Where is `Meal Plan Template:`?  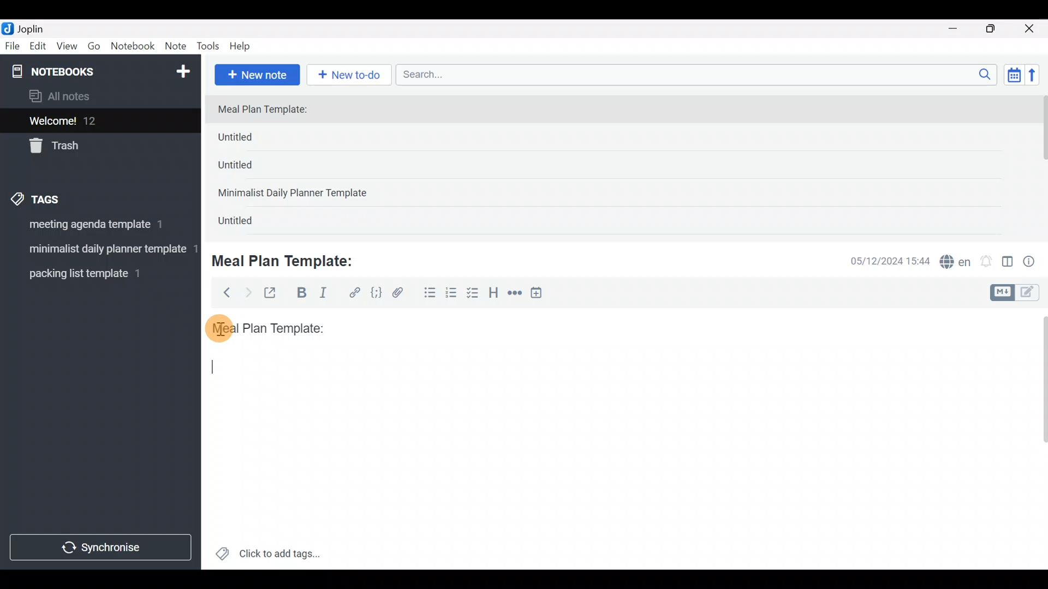
Meal Plan Template: is located at coordinates (269, 110).